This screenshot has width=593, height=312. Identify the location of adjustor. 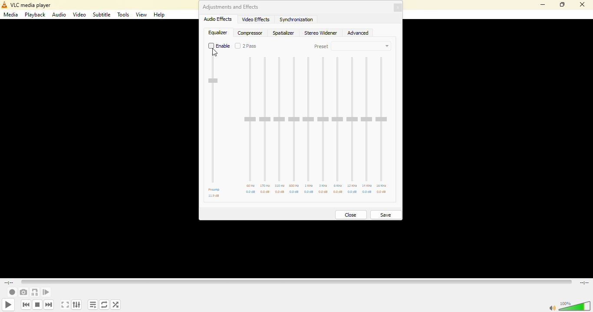
(337, 119).